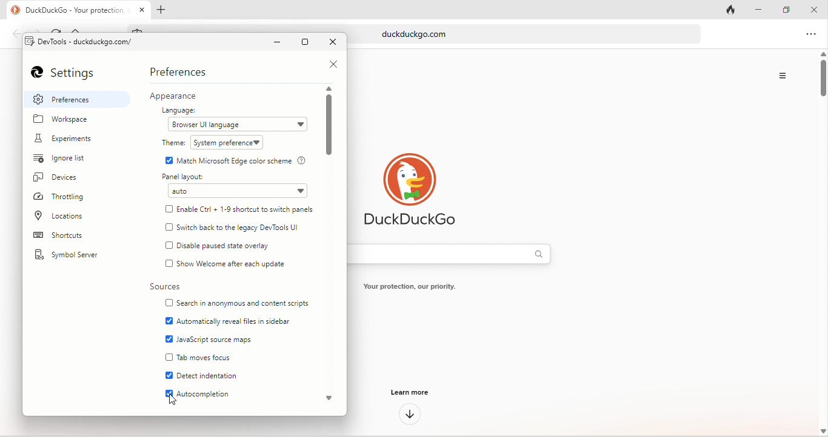 This screenshot has height=437, width=828. Describe the element at coordinates (70, 74) in the screenshot. I see `settings` at that location.